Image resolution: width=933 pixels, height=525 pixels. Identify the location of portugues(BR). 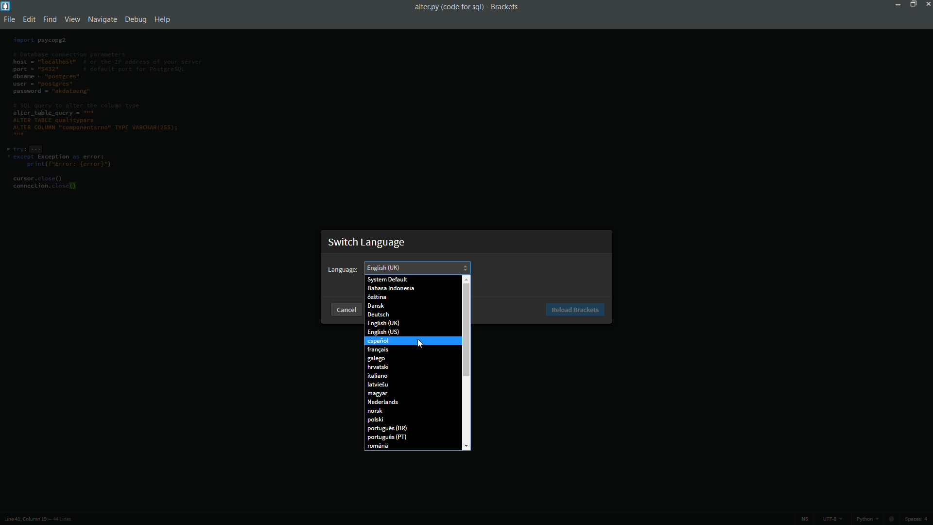
(413, 429).